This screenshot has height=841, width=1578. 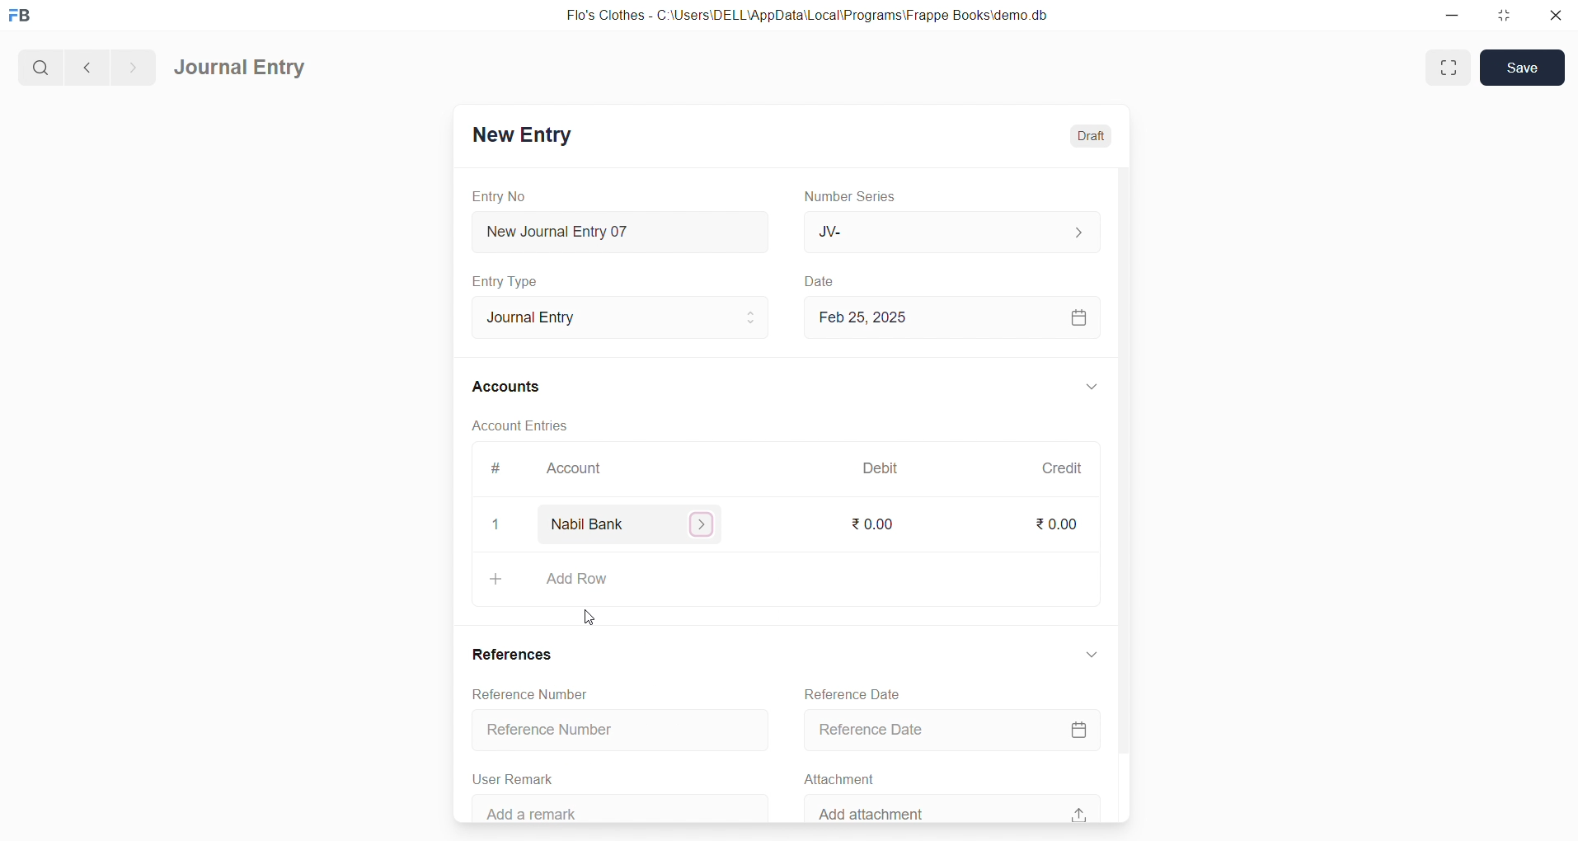 What do you see at coordinates (950, 233) in the screenshot?
I see `JV-` at bounding box center [950, 233].